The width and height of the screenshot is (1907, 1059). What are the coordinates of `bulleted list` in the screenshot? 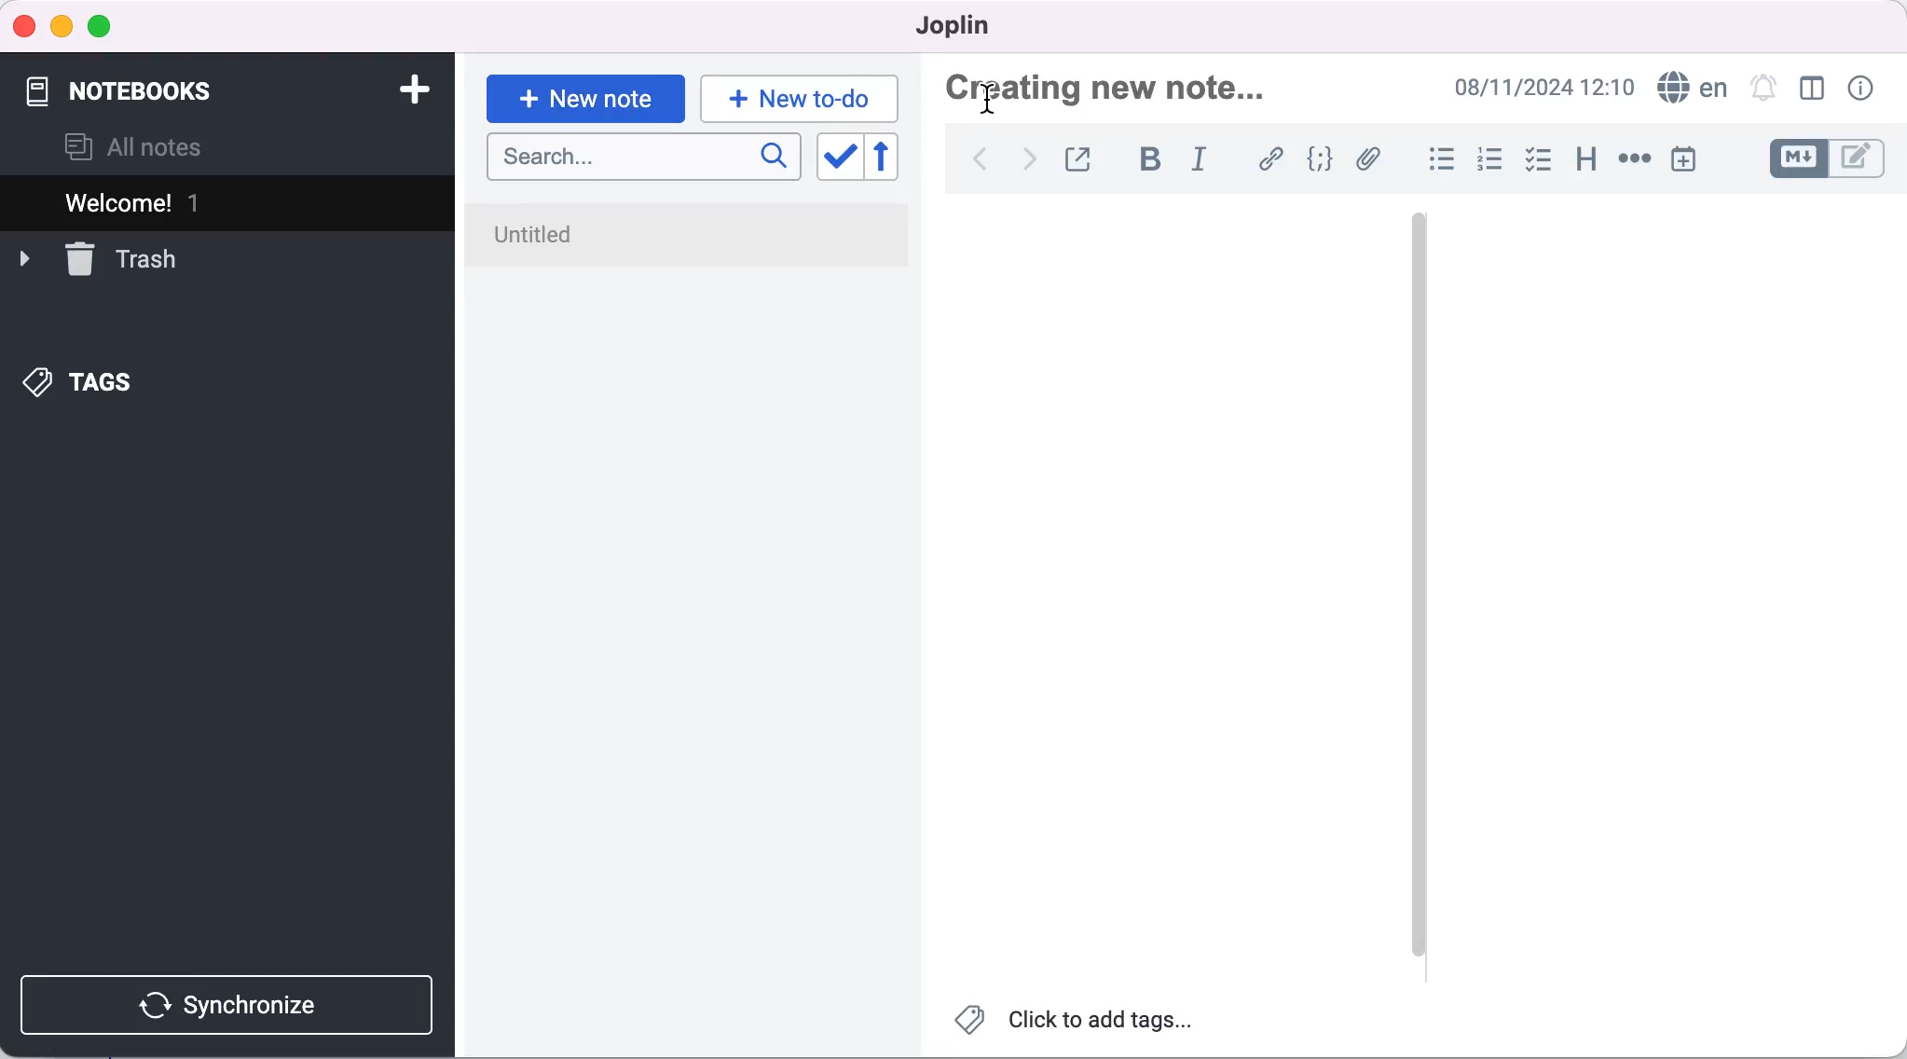 It's located at (1441, 159).